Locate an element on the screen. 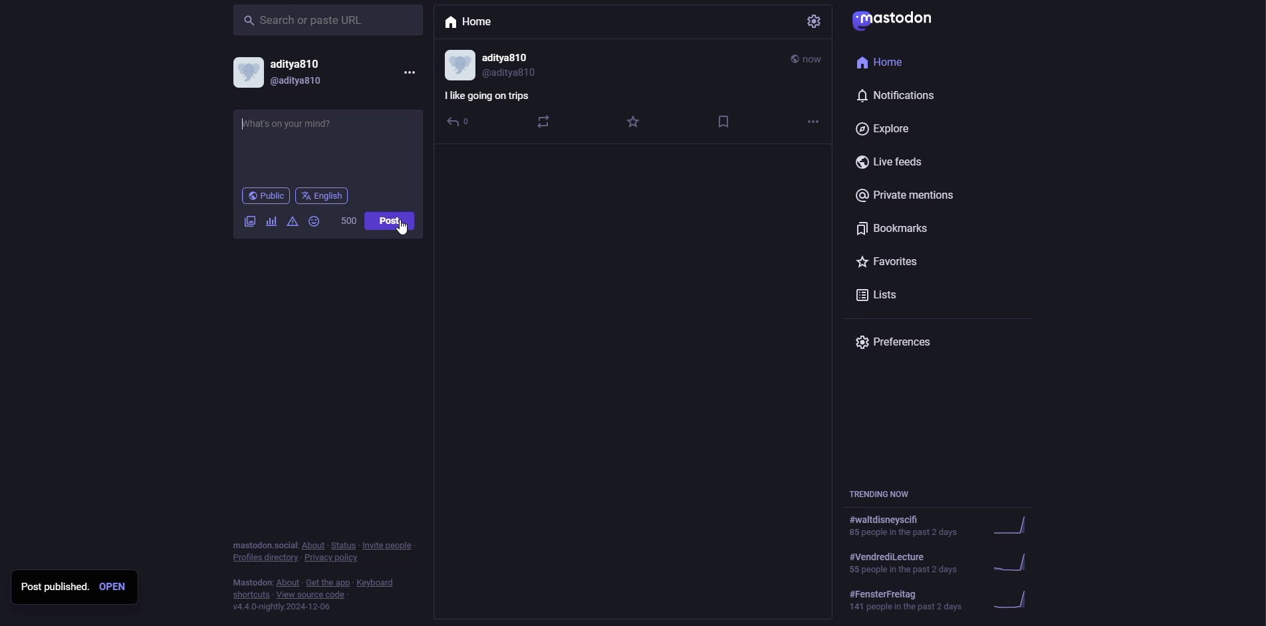 The height and width of the screenshot is (626, 1266). home is located at coordinates (887, 63).